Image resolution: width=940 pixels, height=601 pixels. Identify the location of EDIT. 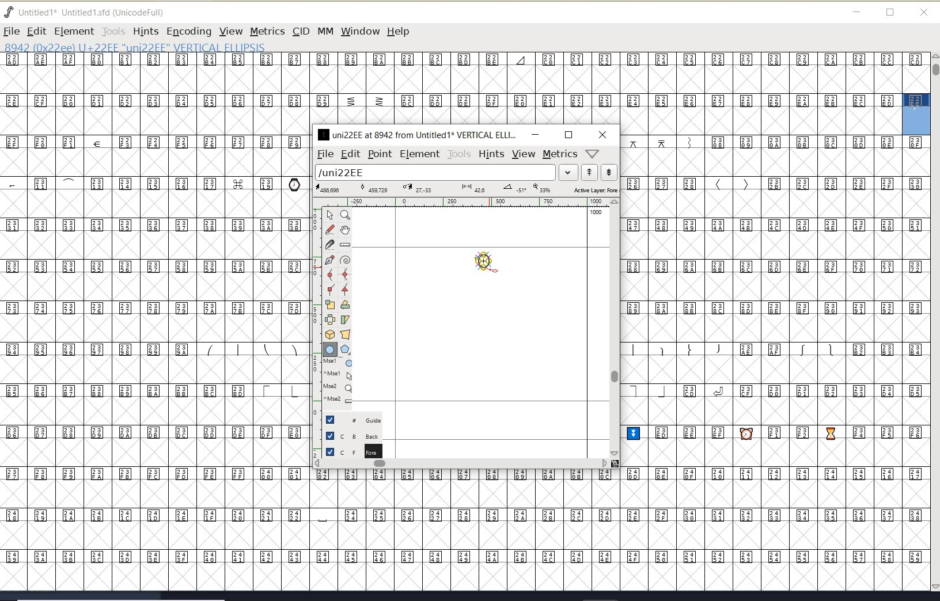
(36, 31).